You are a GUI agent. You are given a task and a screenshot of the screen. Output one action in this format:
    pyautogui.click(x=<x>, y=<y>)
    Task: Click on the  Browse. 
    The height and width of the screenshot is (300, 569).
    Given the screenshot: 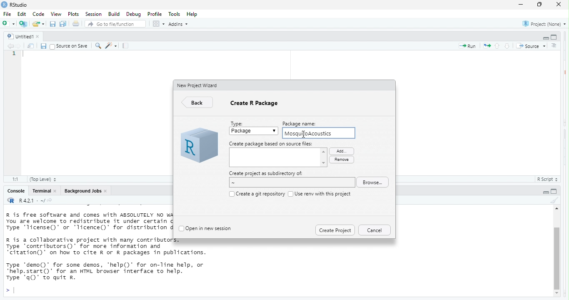 What is the action you would take?
    pyautogui.click(x=374, y=182)
    